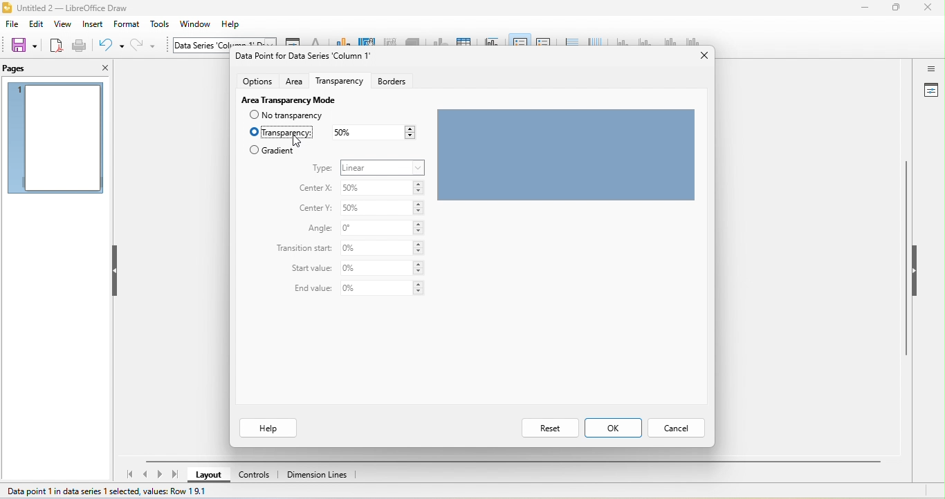  Describe the element at coordinates (253, 132) in the screenshot. I see `enable checkbox` at that location.